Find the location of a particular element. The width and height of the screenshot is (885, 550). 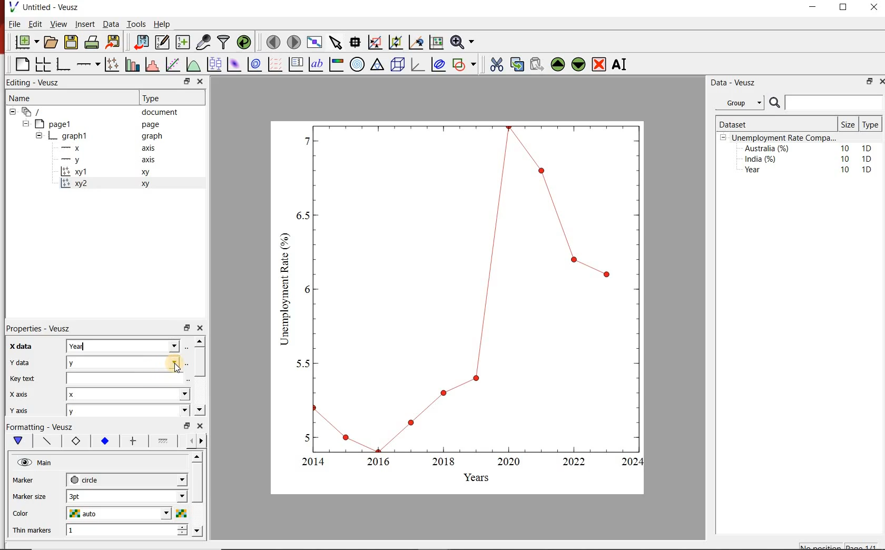

edit and enter new datasets is located at coordinates (163, 41).